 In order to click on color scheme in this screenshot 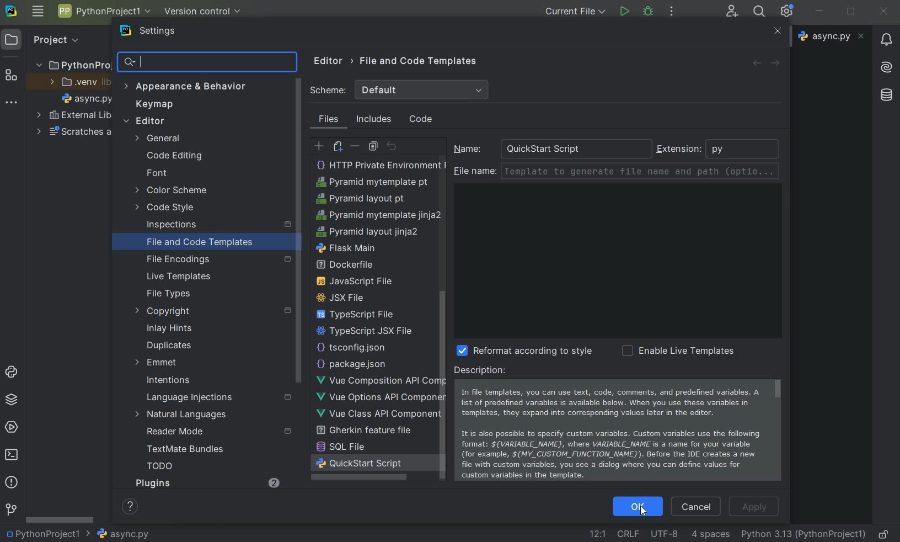, I will do `click(179, 190)`.